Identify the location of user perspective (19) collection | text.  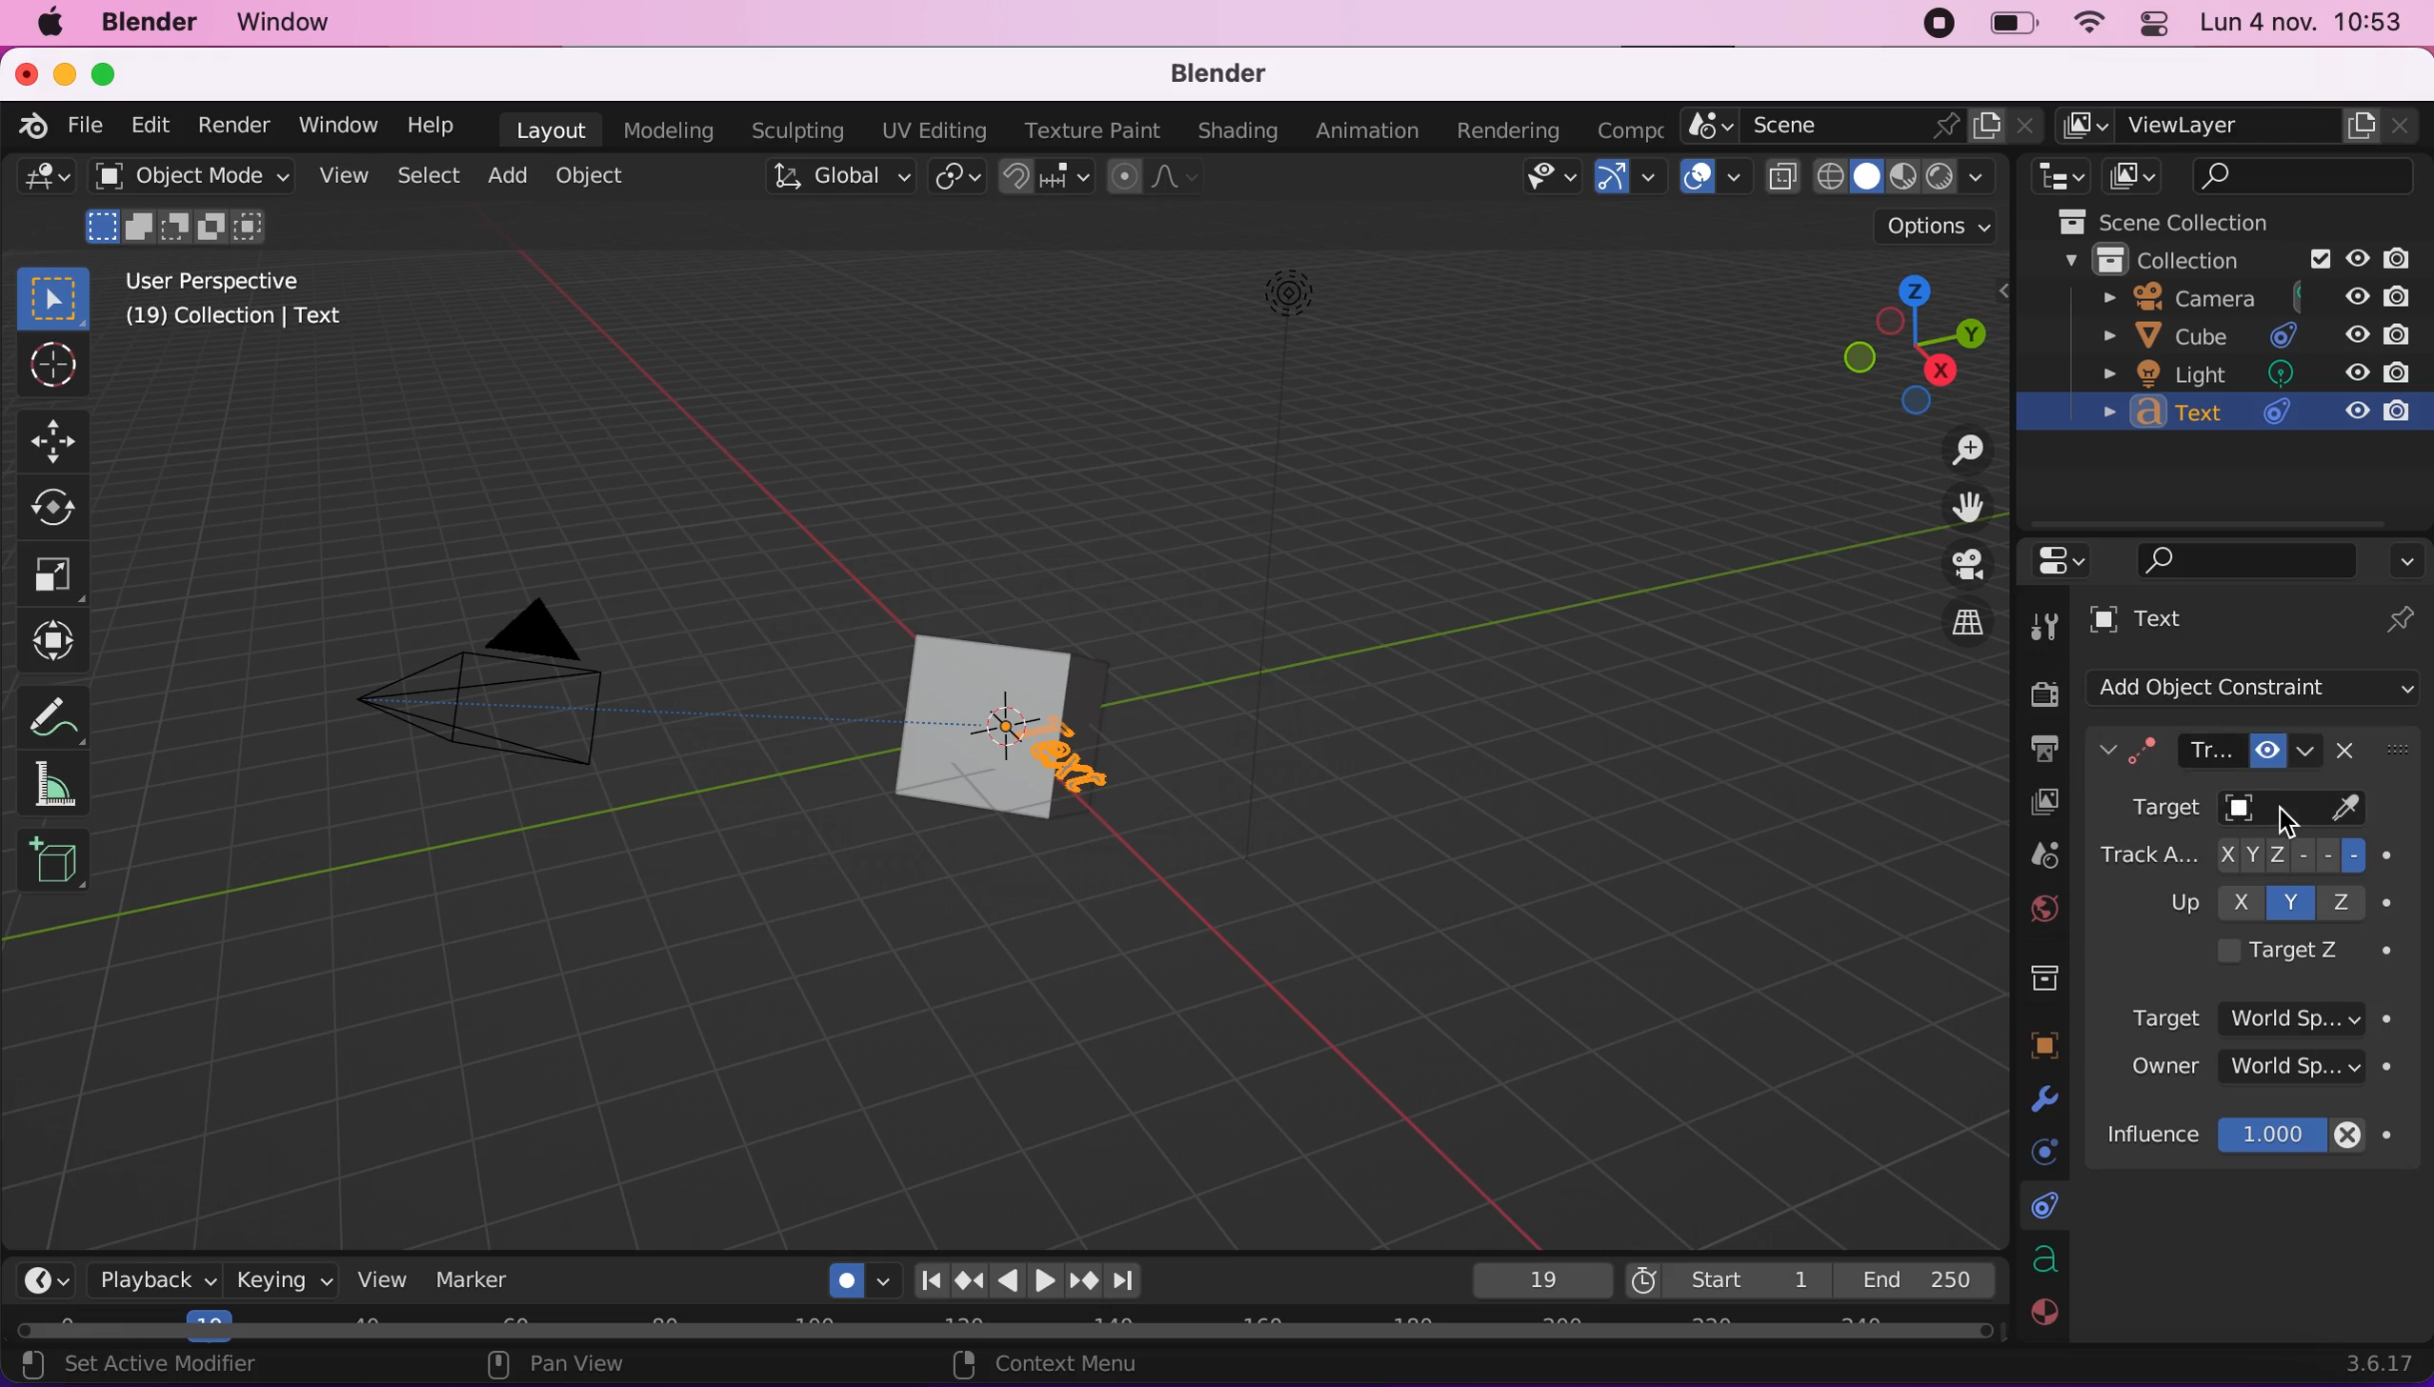
(234, 307).